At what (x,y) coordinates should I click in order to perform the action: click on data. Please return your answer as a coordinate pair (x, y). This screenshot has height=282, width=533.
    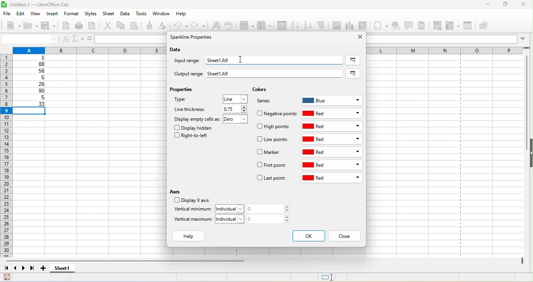
    Looking at the image, I should click on (177, 50).